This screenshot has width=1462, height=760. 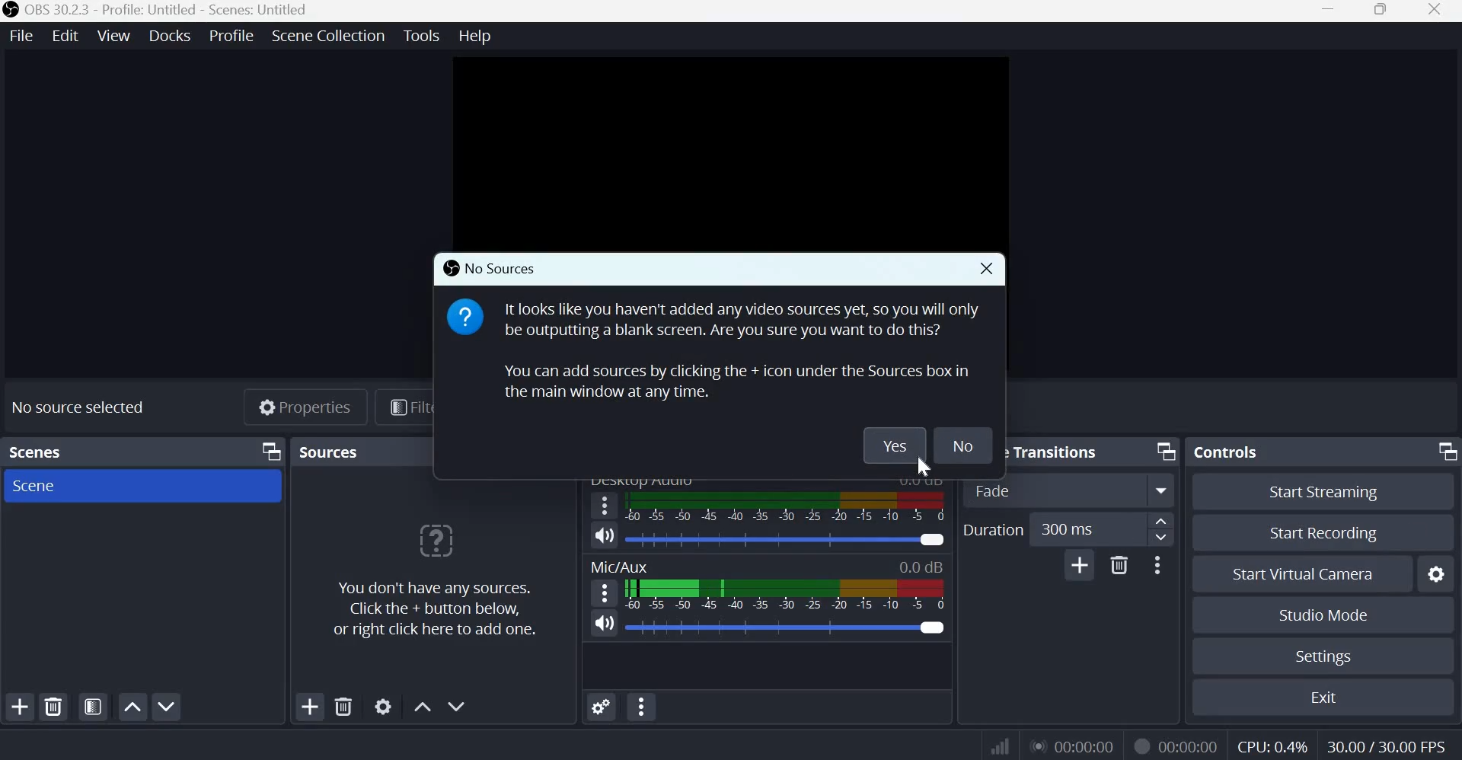 I want to click on Audio Level Indicator, so click(x=916, y=567).